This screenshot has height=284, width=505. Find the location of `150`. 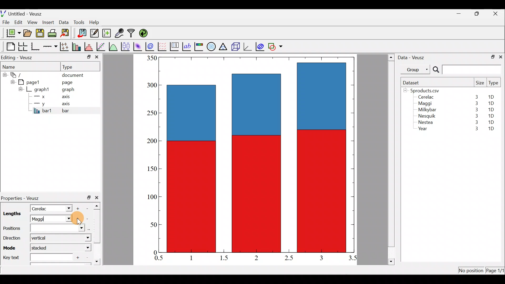

150 is located at coordinates (152, 170).